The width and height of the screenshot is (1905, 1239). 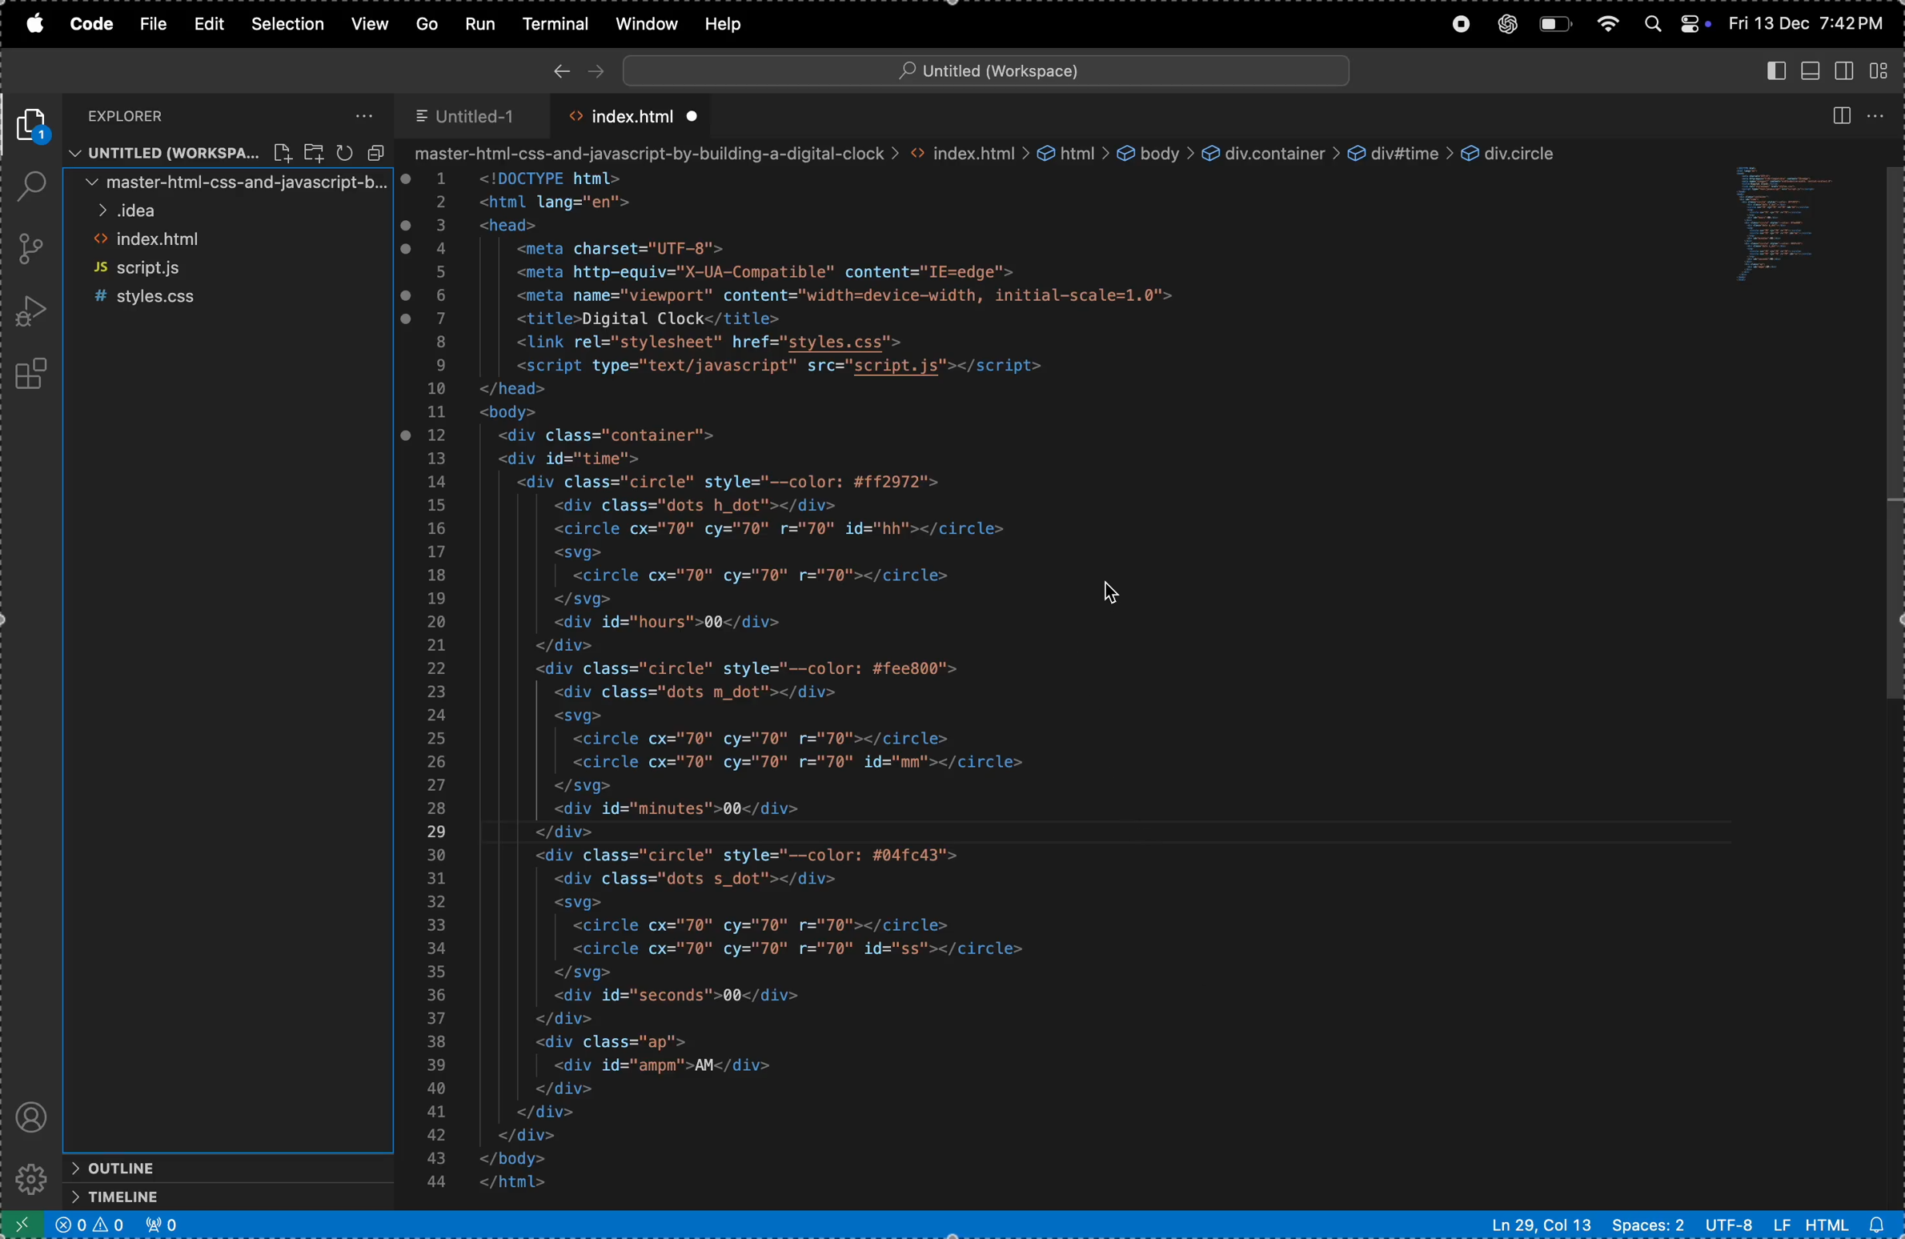 I want to click on toggle secondary side bar, so click(x=1847, y=69).